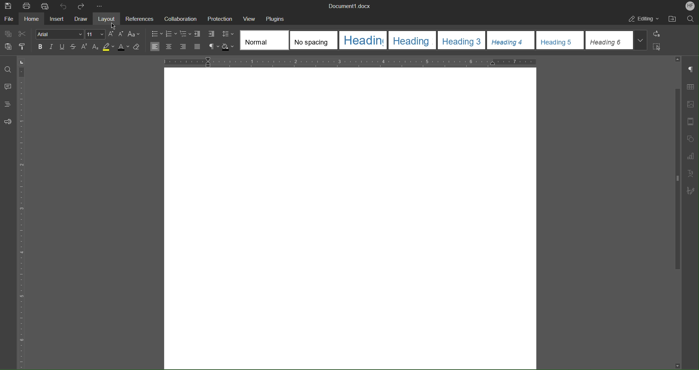 The image size is (699, 370). I want to click on Heading 5, so click(560, 40).